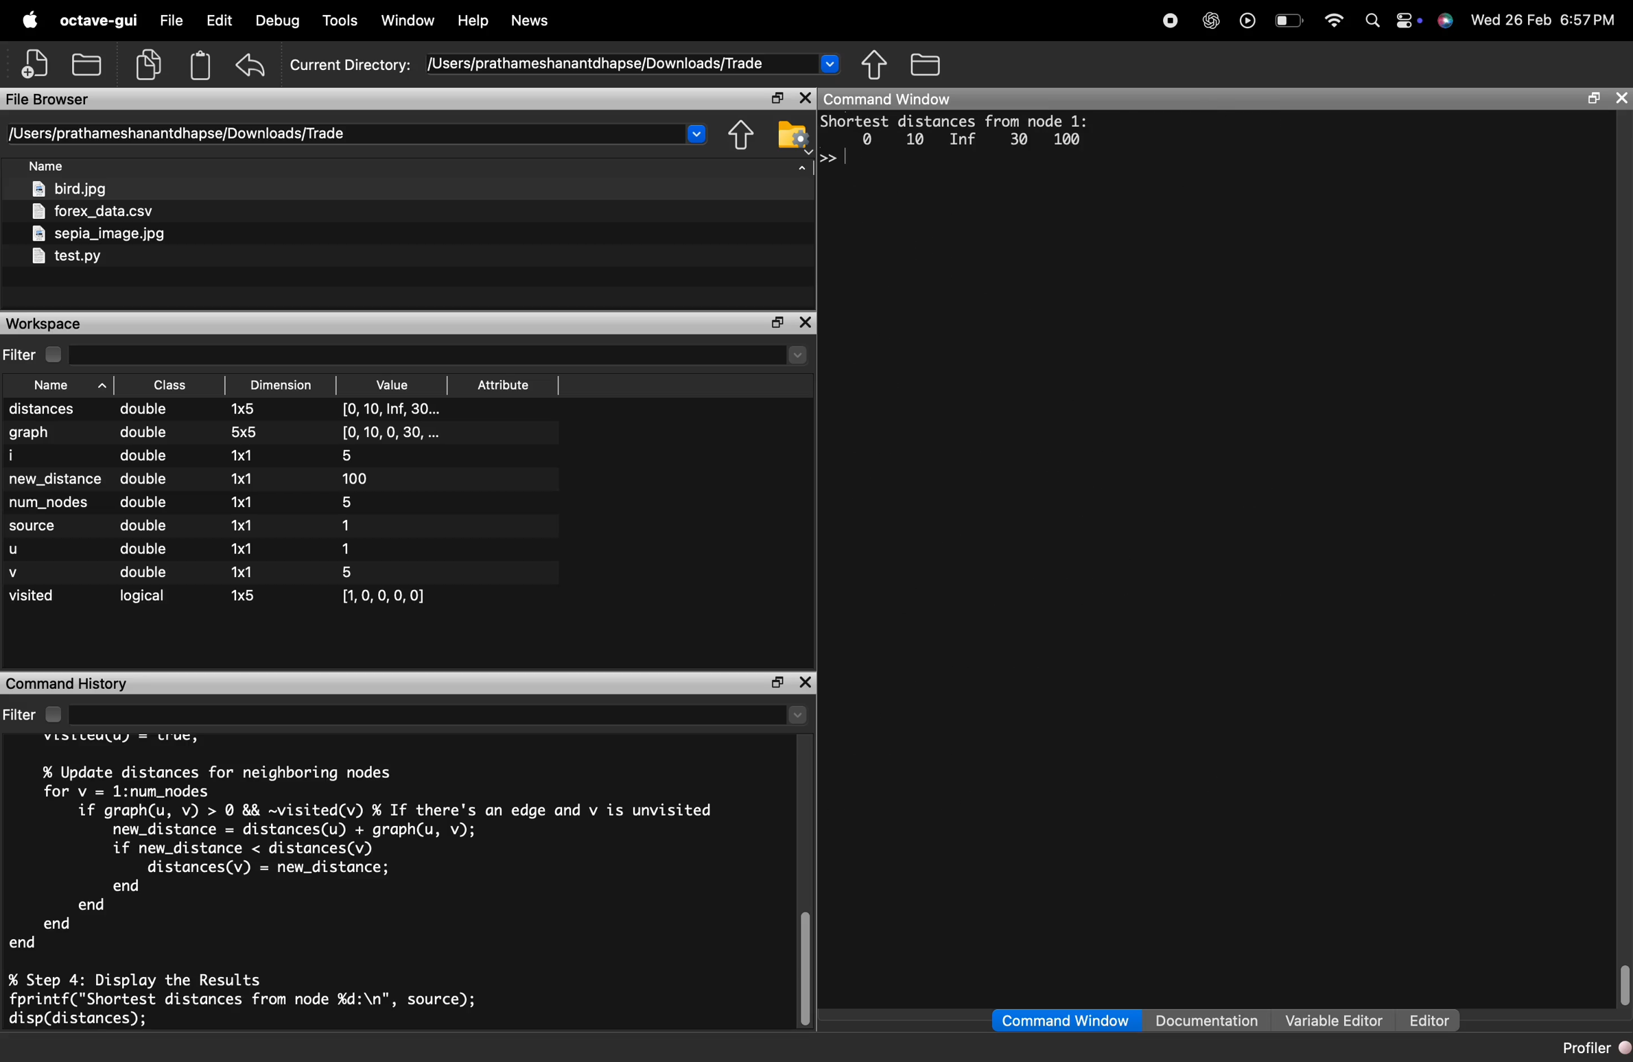 Image resolution: width=1633 pixels, height=1062 pixels. I want to click on filter, so click(34, 715).